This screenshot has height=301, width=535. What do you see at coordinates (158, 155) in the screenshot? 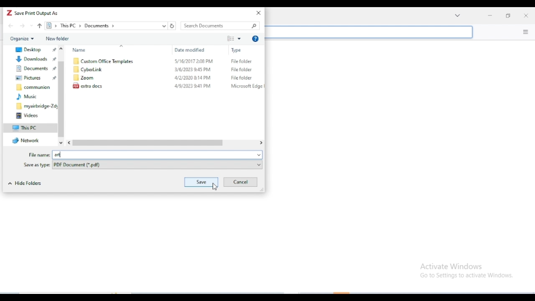
I see `art` at bounding box center [158, 155].